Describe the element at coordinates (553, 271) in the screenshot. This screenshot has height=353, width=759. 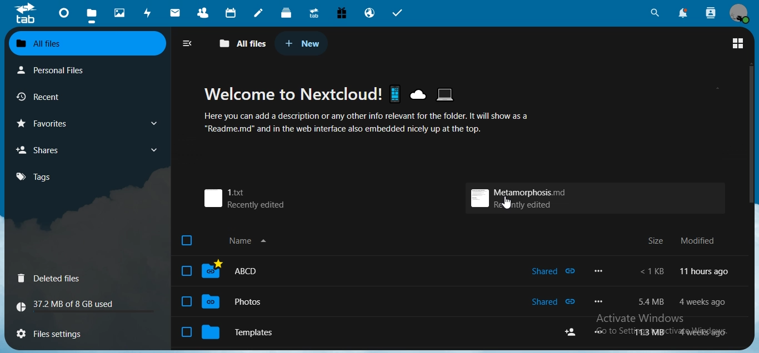
I see `shared` at that location.